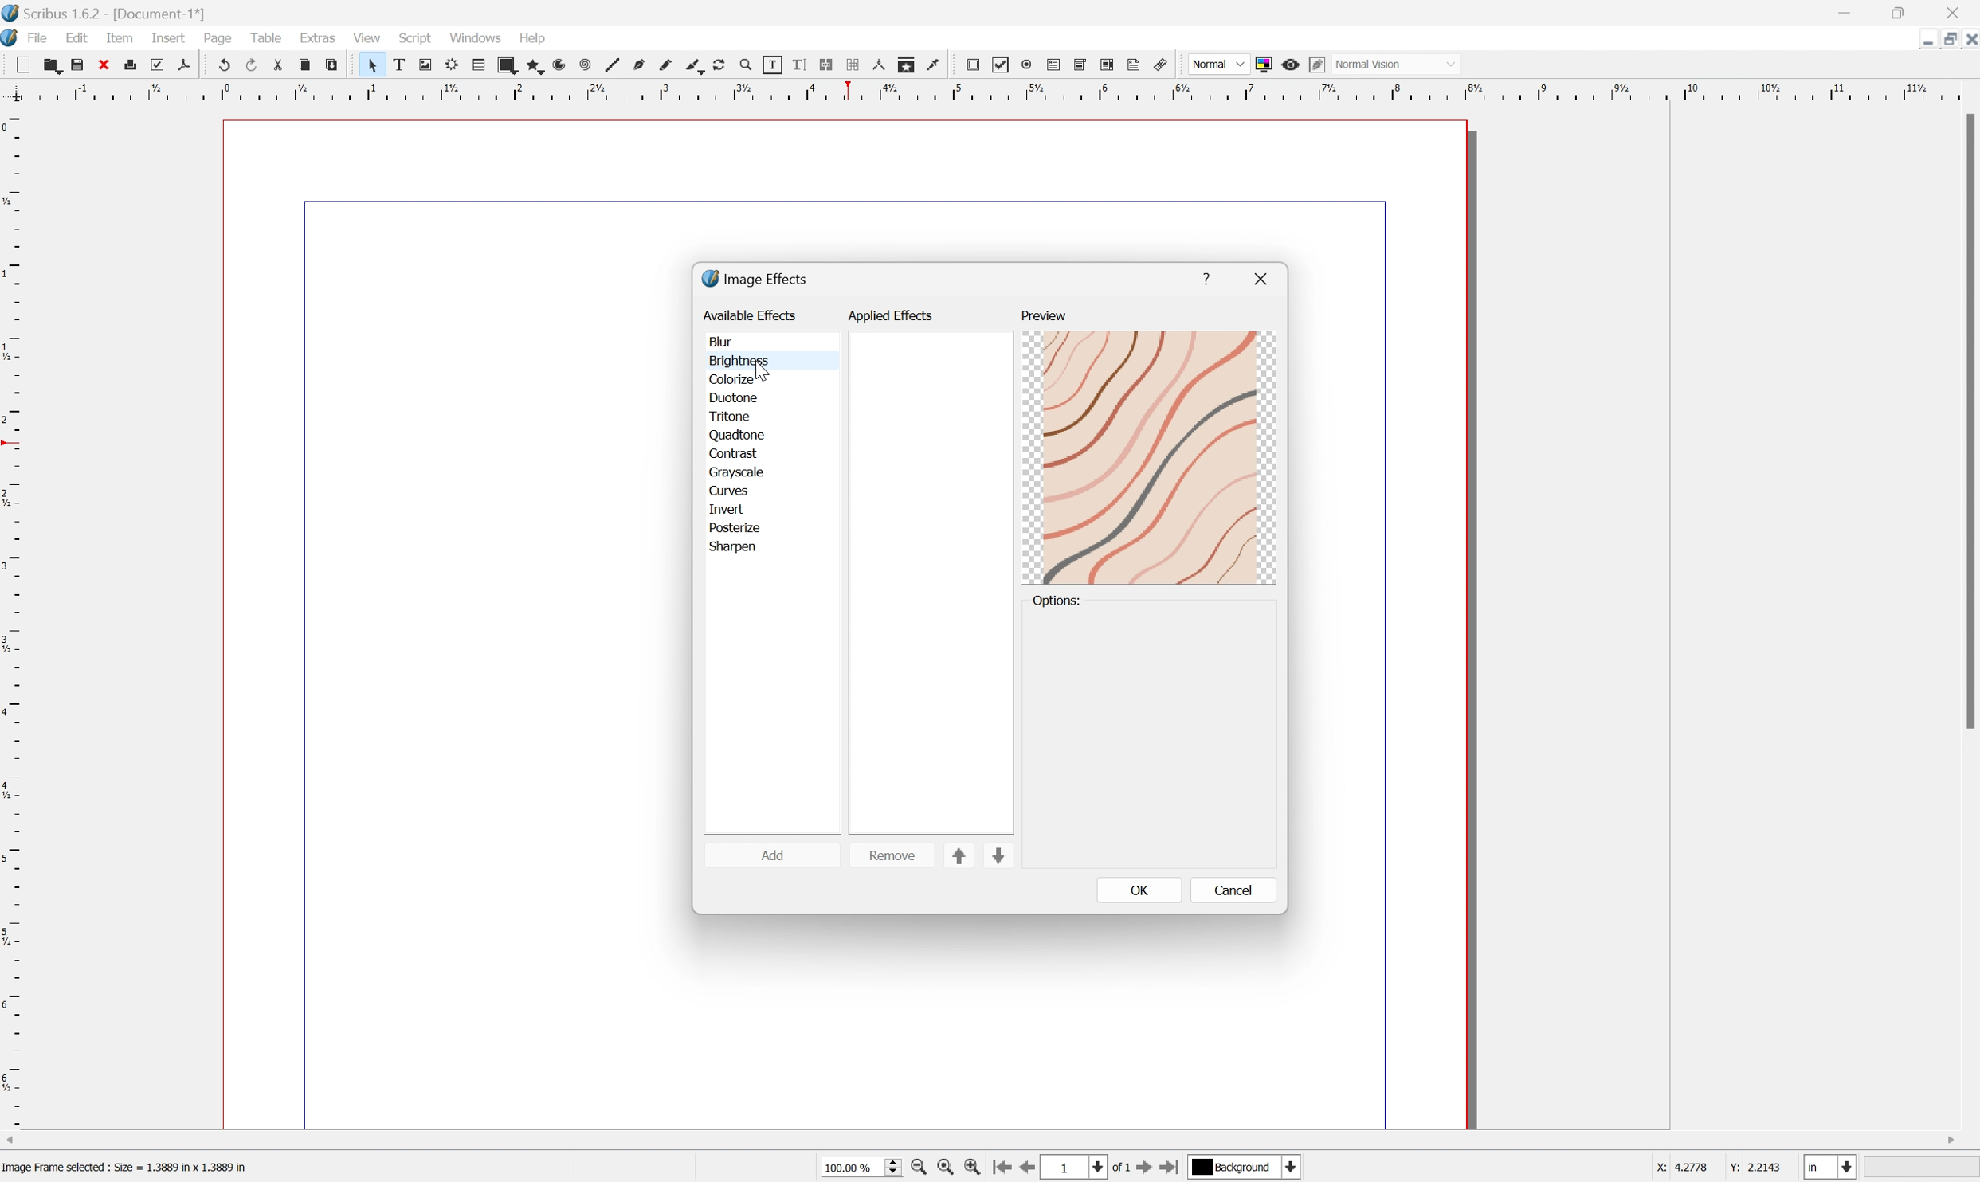 The height and width of the screenshot is (1182, 1980). What do you see at coordinates (1032, 1168) in the screenshot?
I see `Previous Page` at bounding box center [1032, 1168].